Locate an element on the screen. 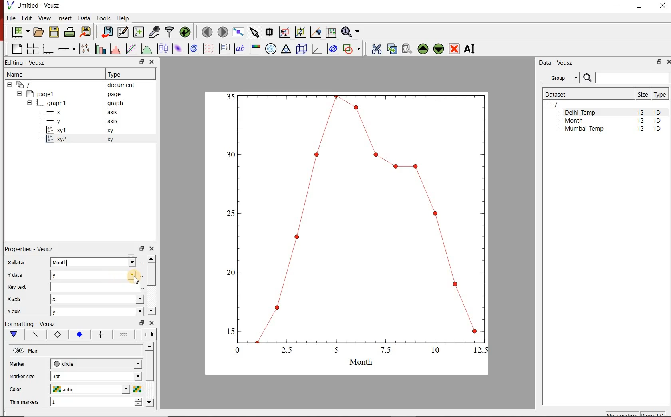  polar graph is located at coordinates (271, 50).